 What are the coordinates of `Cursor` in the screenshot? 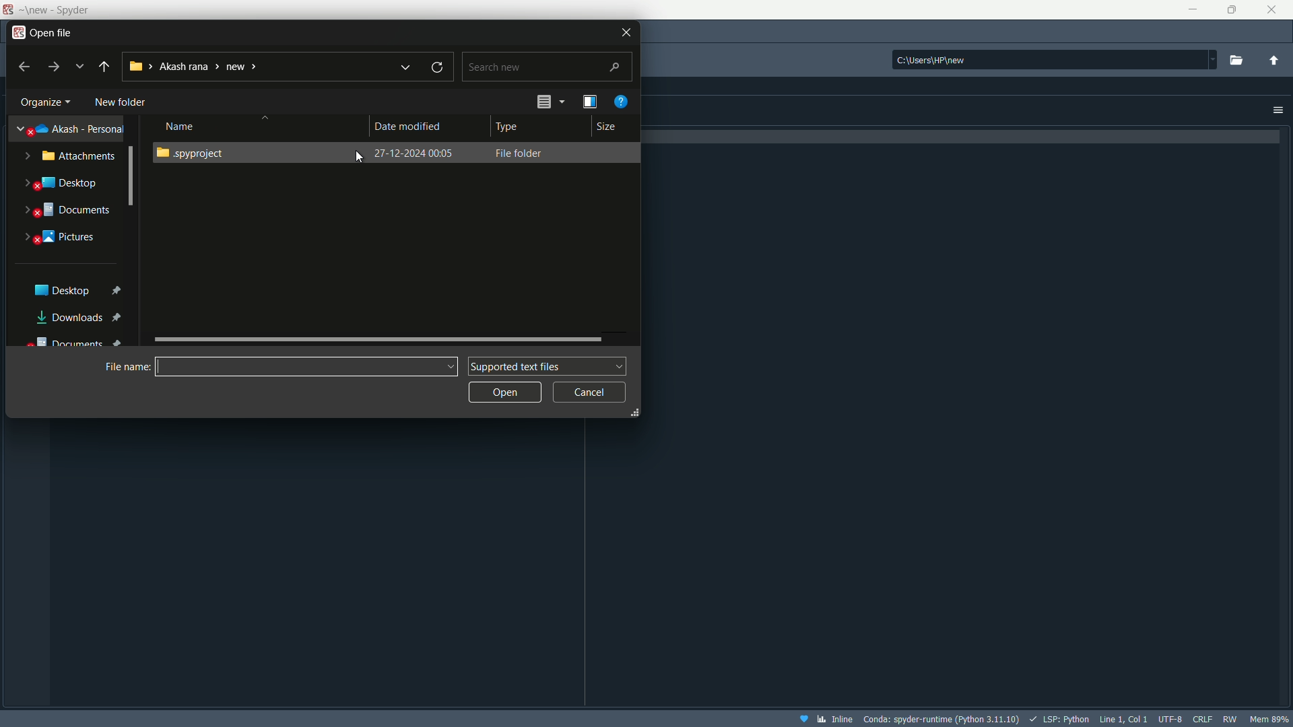 It's located at (358, 158).